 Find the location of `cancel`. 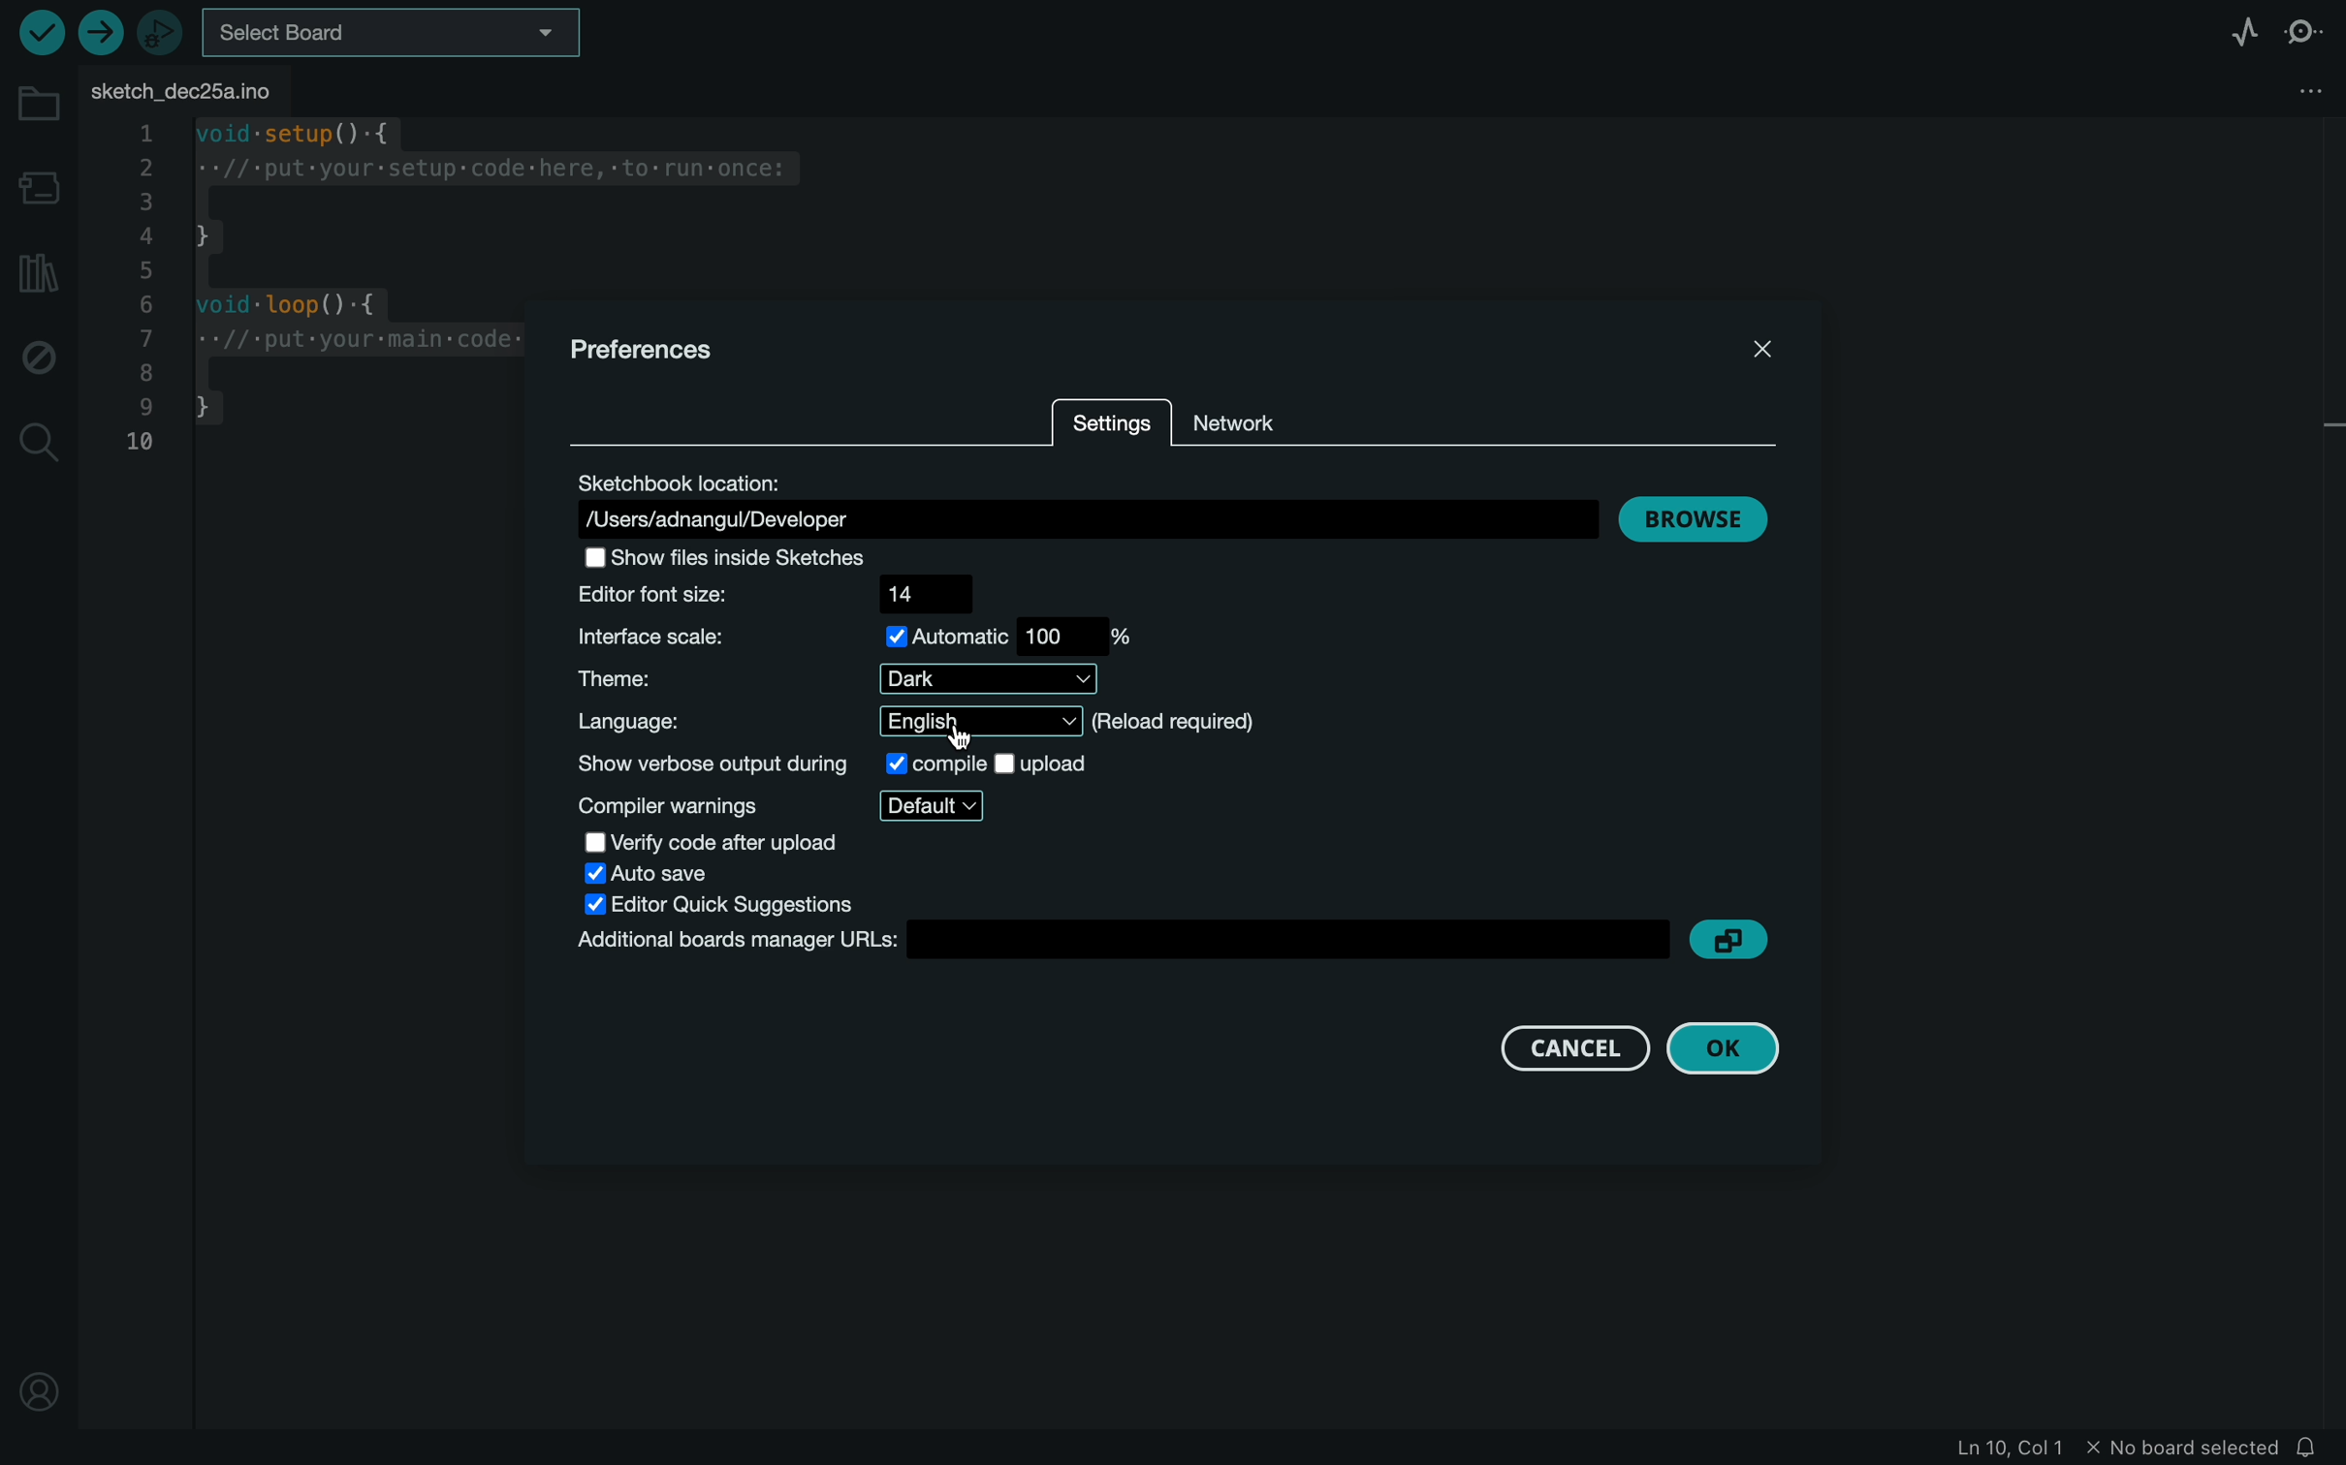

cancel is located at coordinates (1570, 1049).